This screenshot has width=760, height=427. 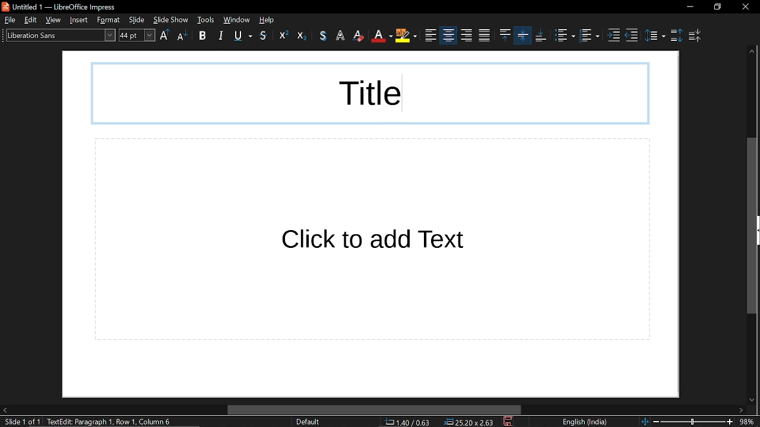 I want to click on untitled 1 - libreoffice impress, so click(x=61, y=6).